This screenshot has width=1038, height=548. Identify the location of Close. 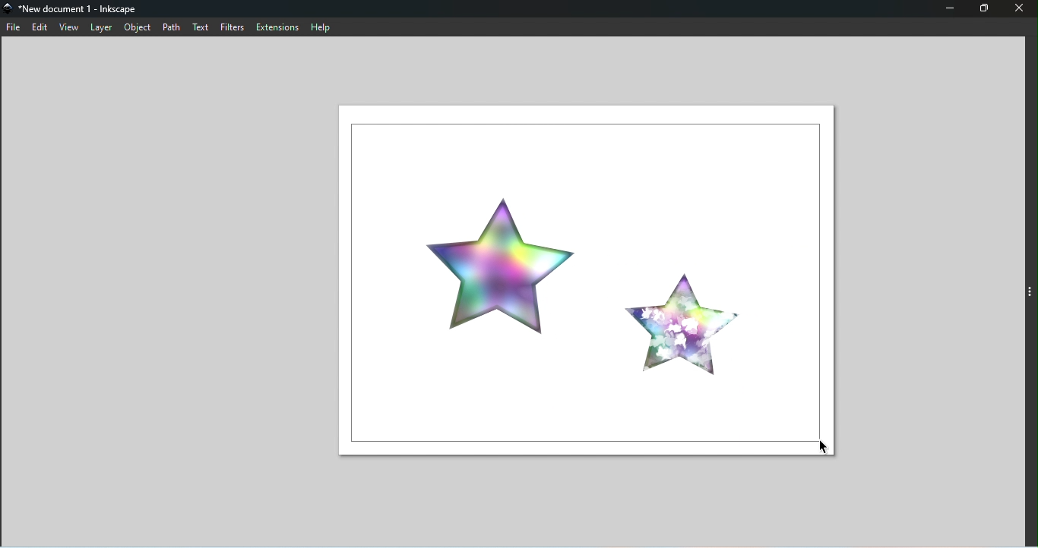
(1020, 9).